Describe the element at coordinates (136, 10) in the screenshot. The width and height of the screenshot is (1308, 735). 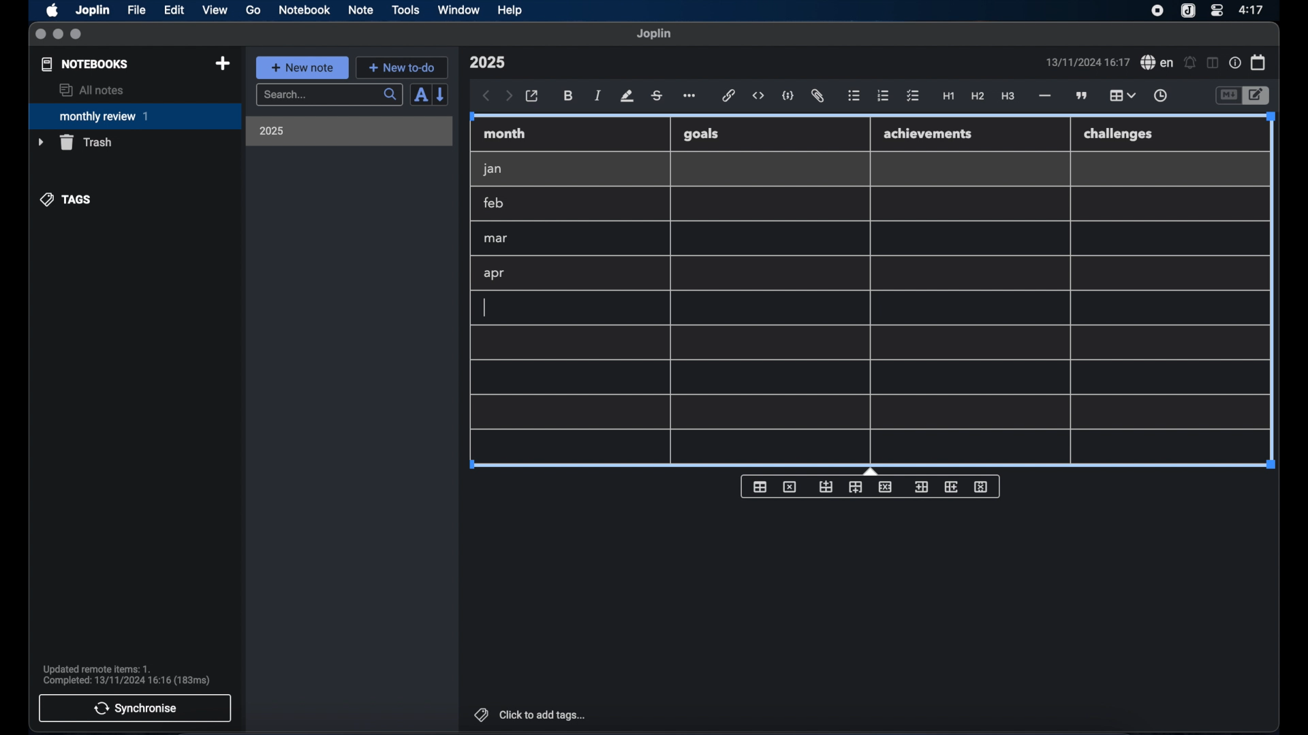
I see `file` at that location.